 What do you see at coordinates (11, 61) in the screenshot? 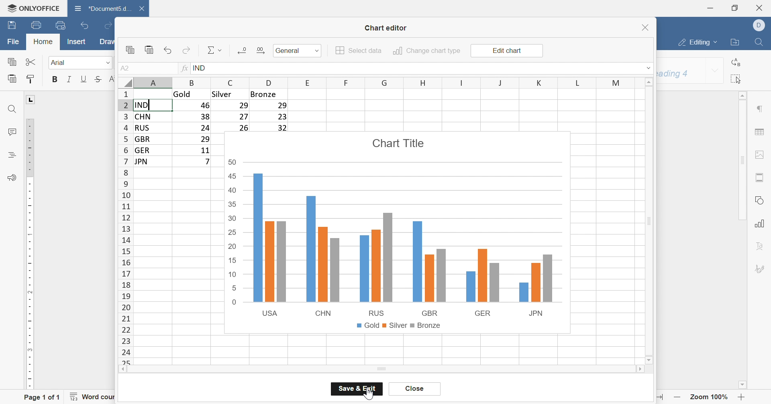
I see `copy` at bounding box center [11, 61].